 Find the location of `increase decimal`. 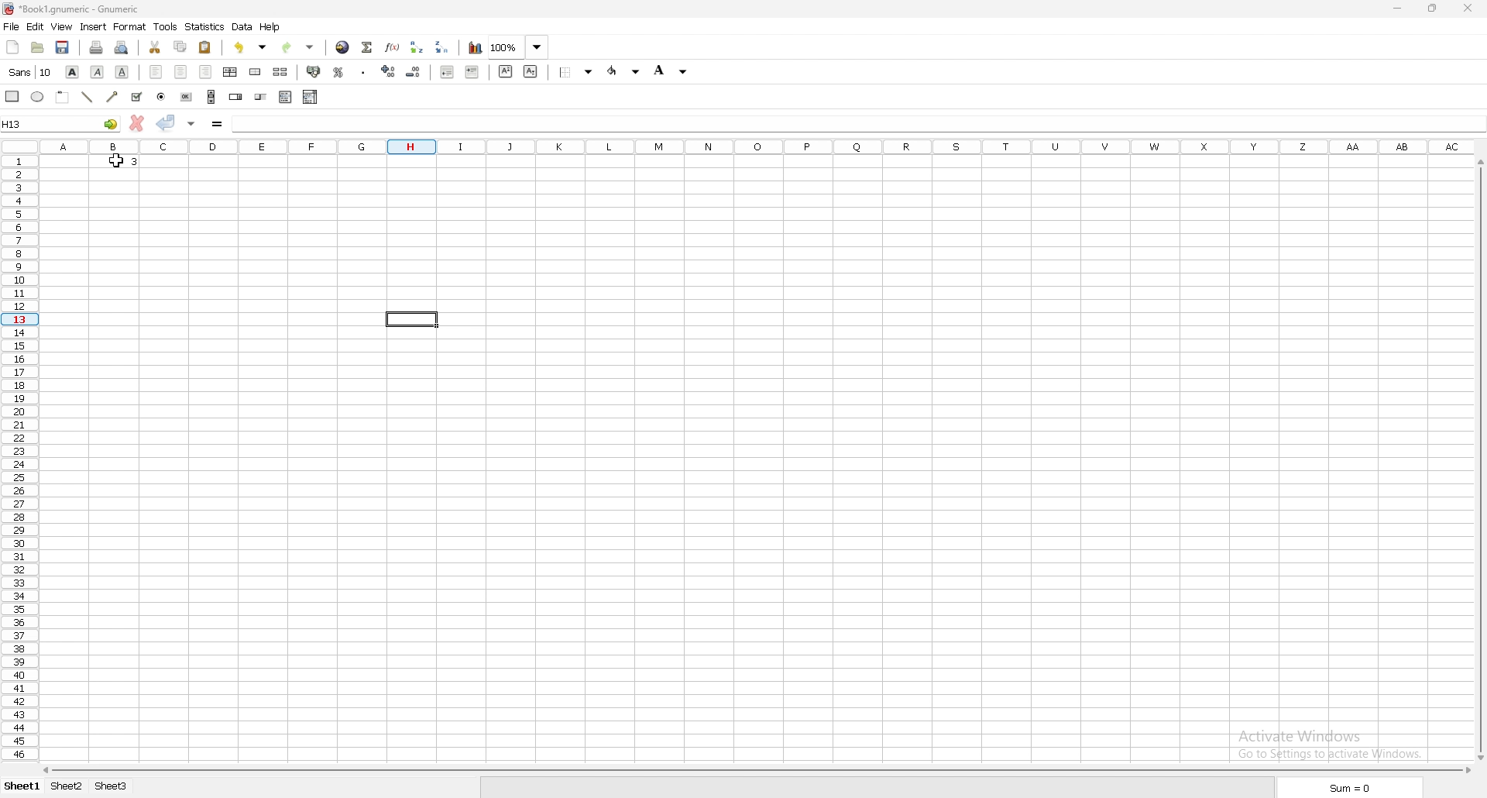

increase decimal is located at coordinates (389, 71).